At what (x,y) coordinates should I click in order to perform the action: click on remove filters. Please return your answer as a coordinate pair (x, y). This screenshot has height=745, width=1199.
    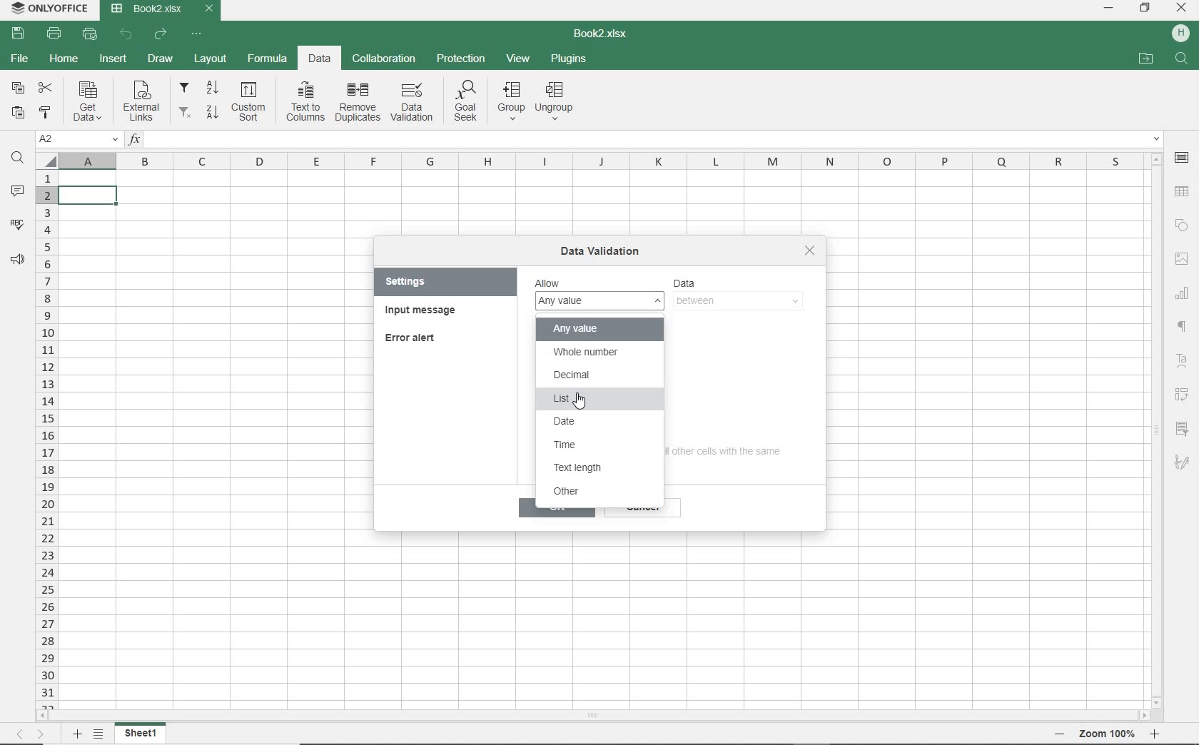
    Looking at the image, I should click on (186, 114).